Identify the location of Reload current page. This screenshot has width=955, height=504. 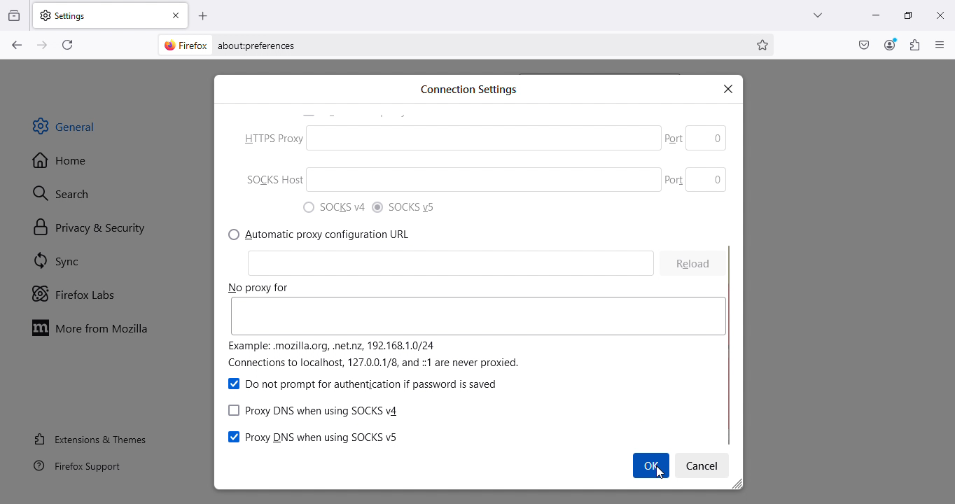
(69, 43).